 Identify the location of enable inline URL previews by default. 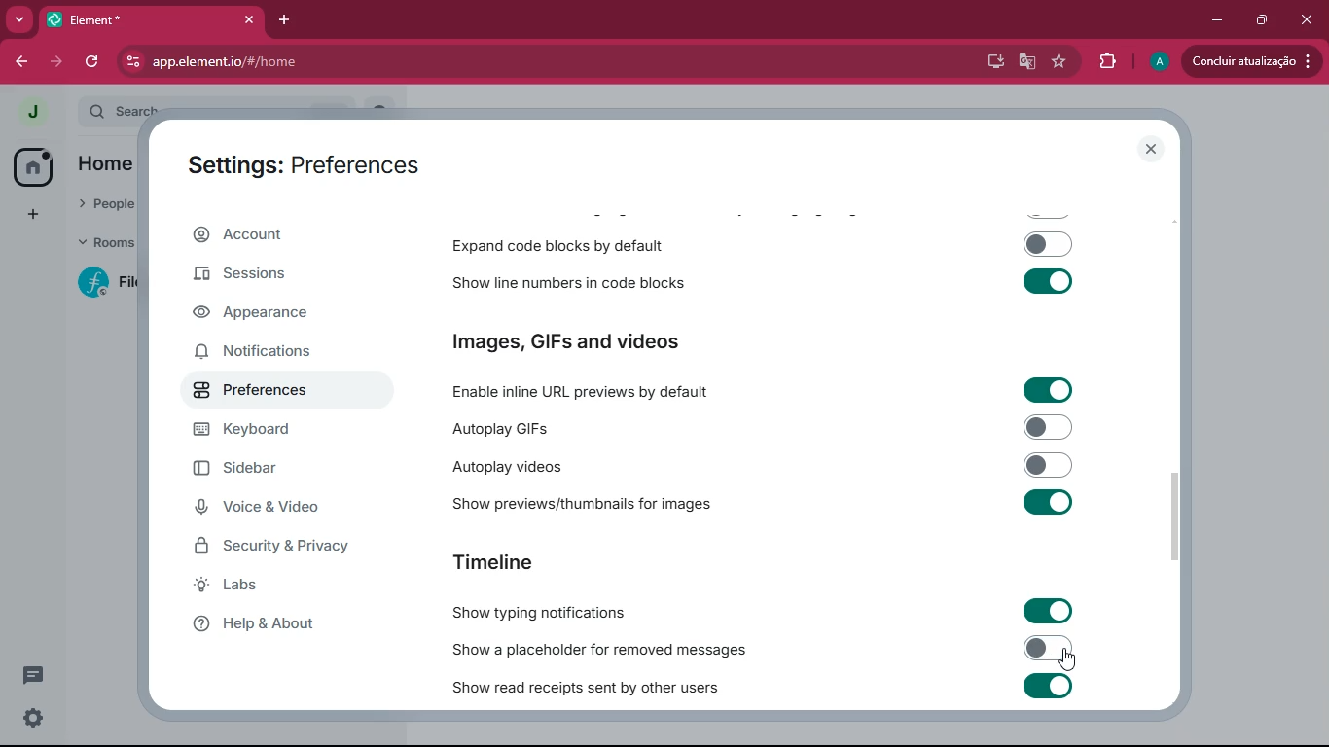
(611, 391).